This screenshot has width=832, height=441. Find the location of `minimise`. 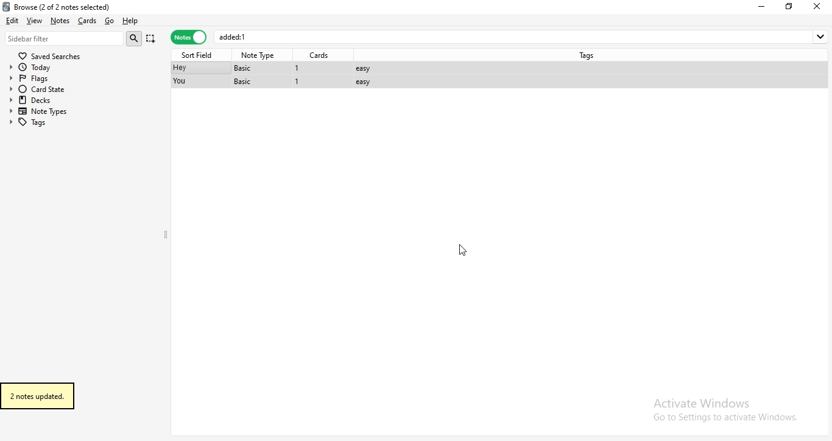

minimise is located at coordinates (764, 6).